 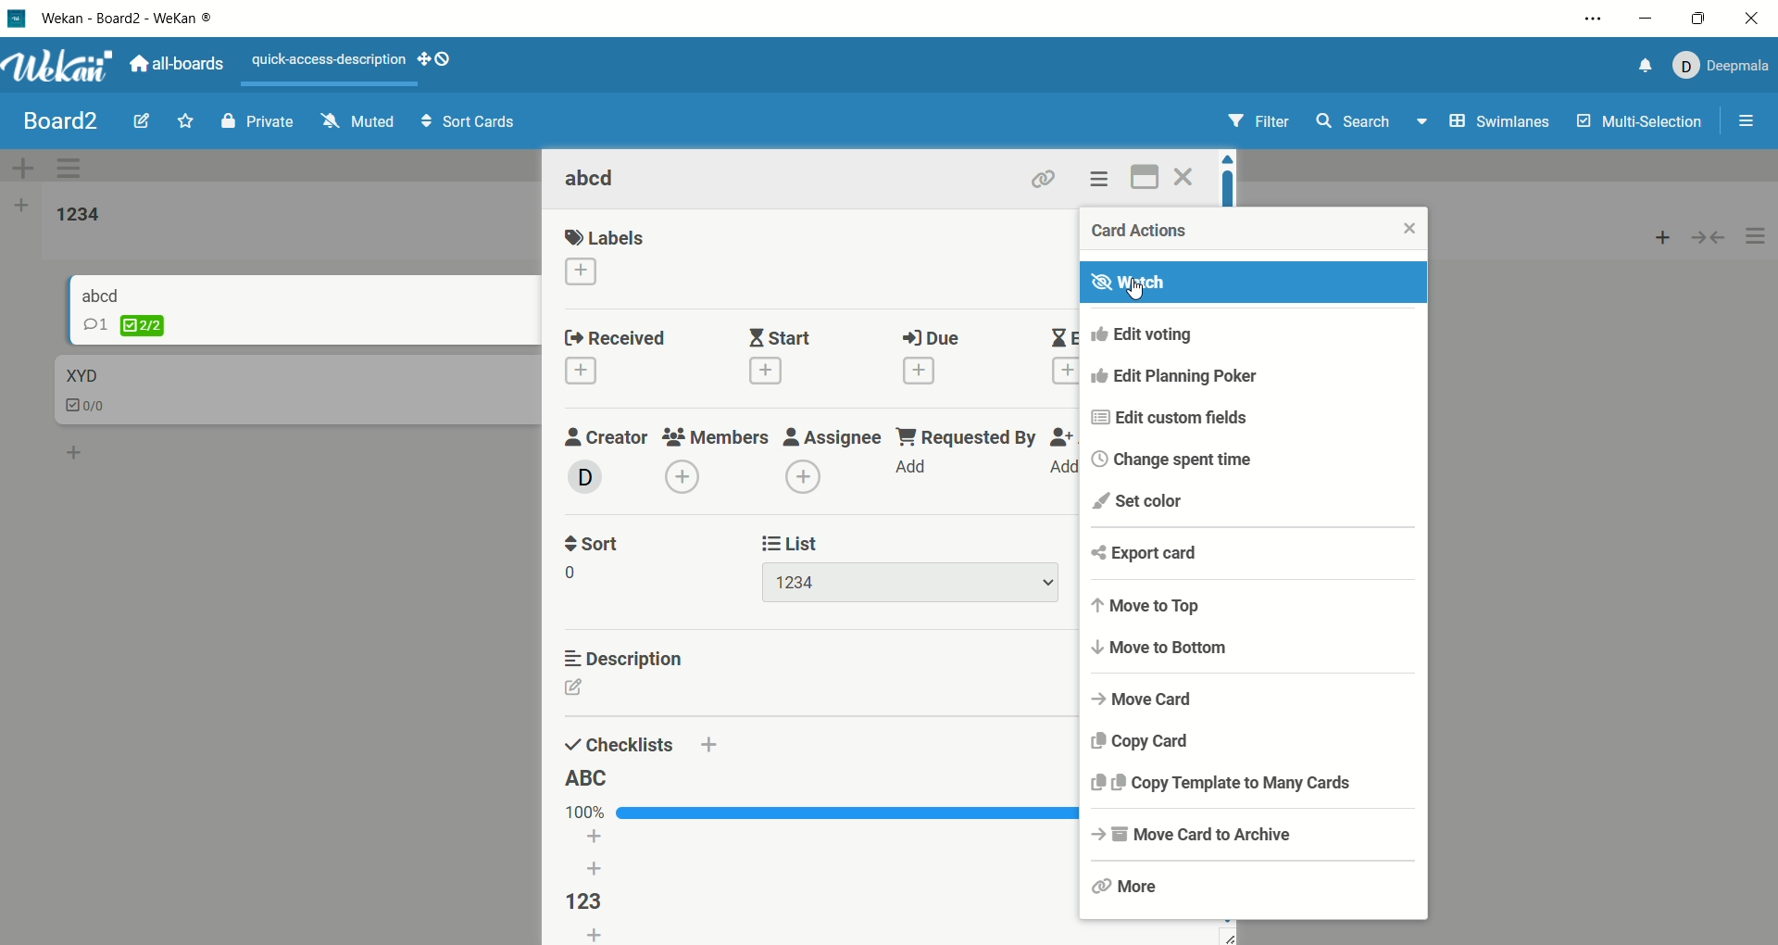 What do you see at coordinates (596, 178) in the screenshot?
I see `card title` at bounding box center [596, 178].